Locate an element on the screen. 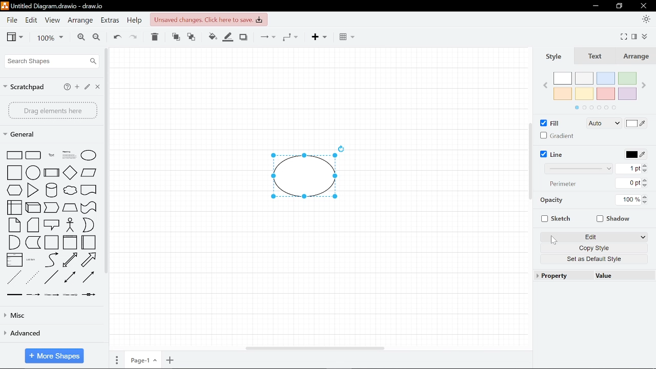  View is located at coordinates (15, 37).